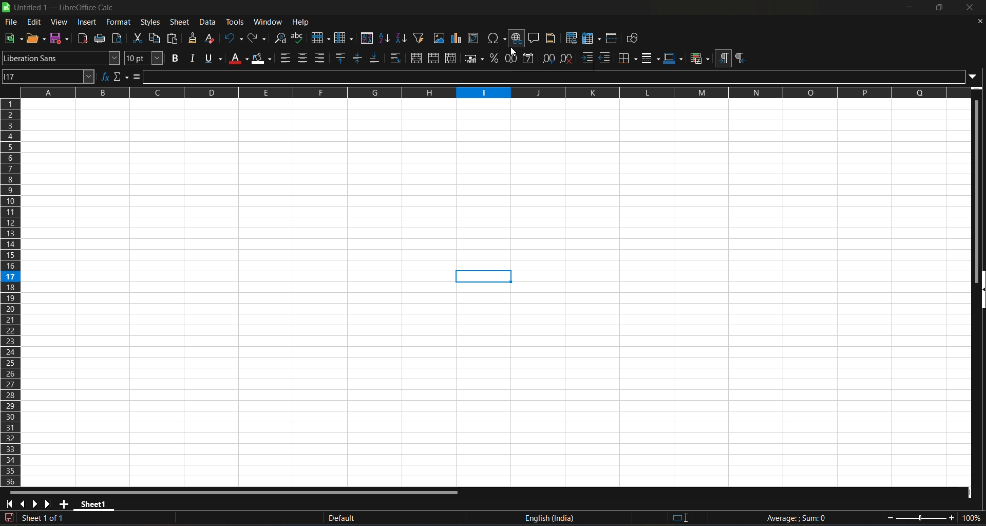 This screenshot has height=526, width=986. I want to click on maximize, so click(938, 8).